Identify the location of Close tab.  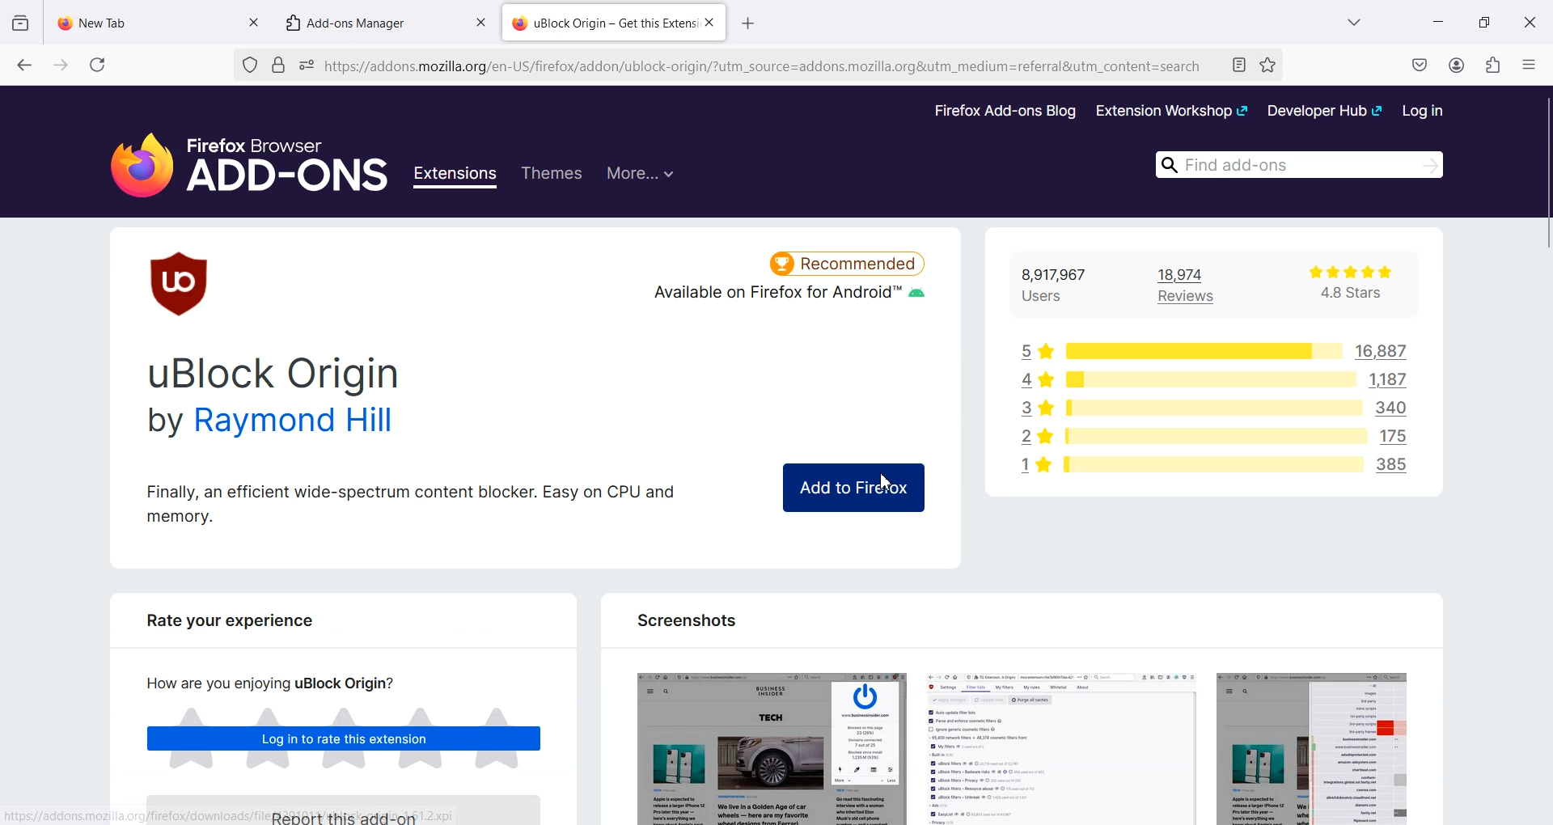
(253, 20).